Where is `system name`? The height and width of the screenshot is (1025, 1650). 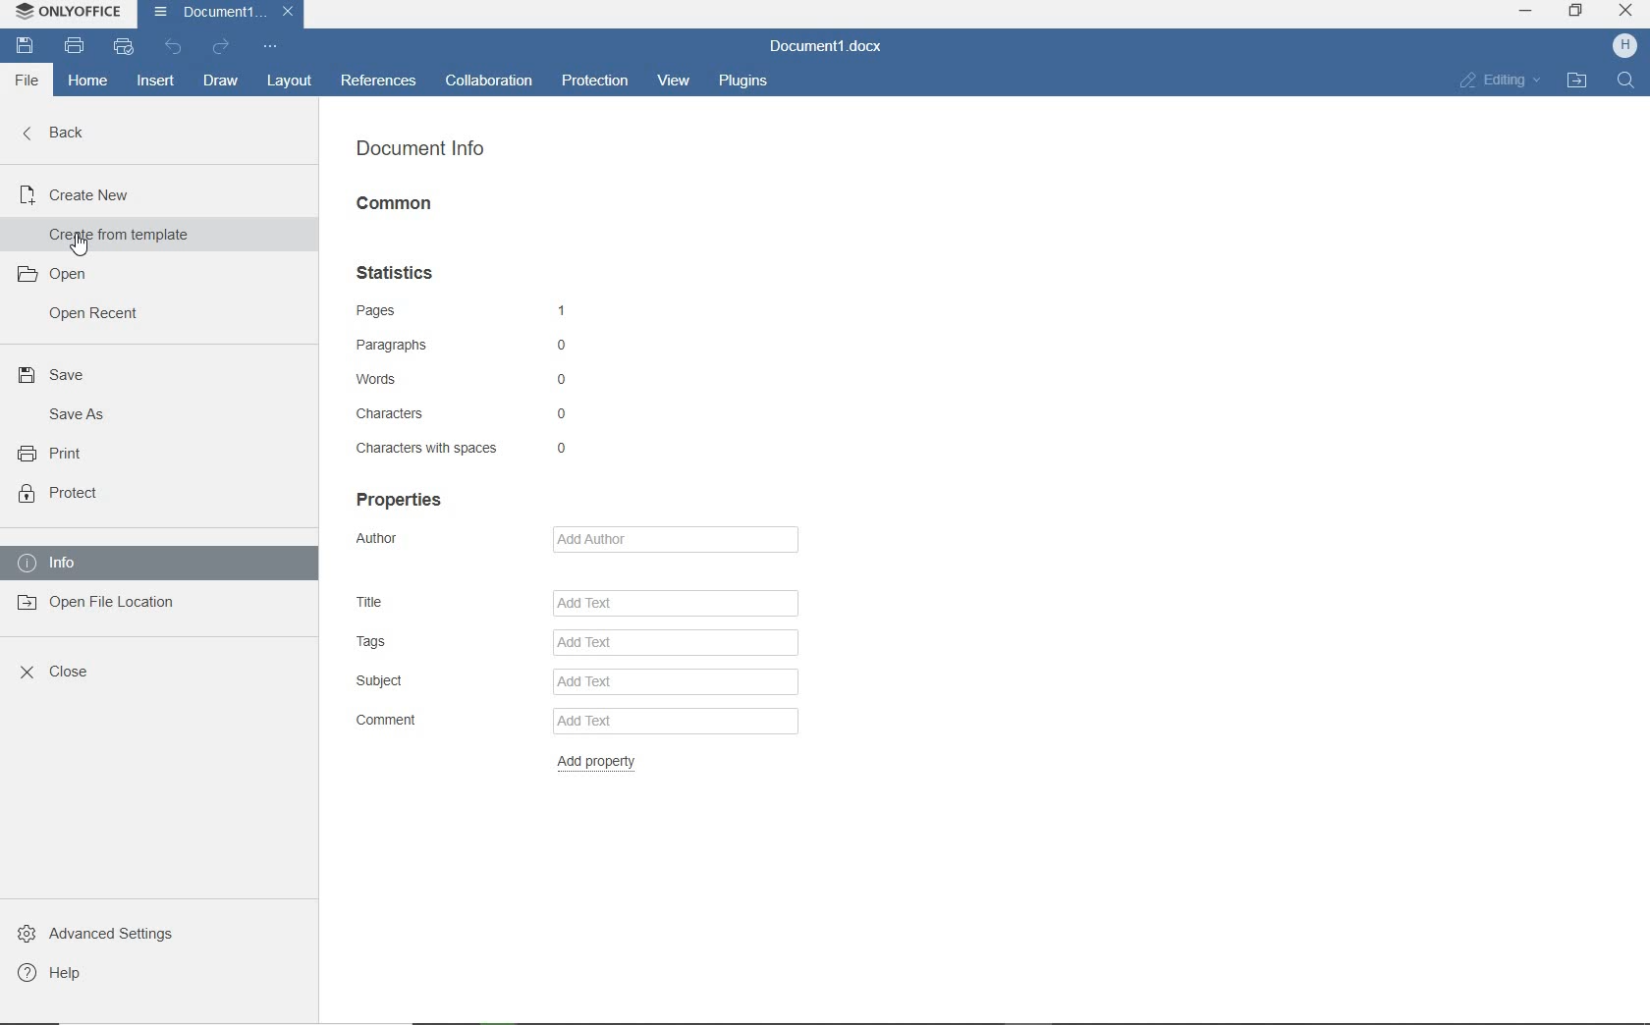
system name is located at coordinates (66, 11).